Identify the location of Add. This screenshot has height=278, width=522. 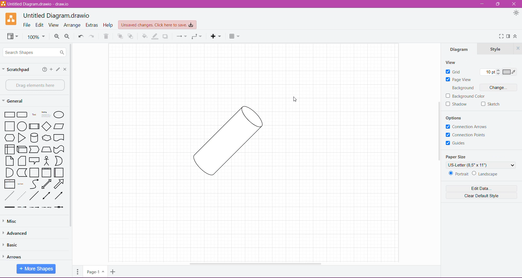
(51, 70).